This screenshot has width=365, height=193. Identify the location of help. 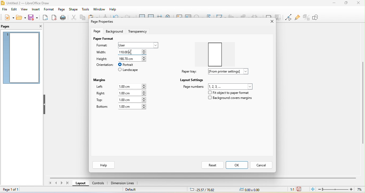
(112, 10).